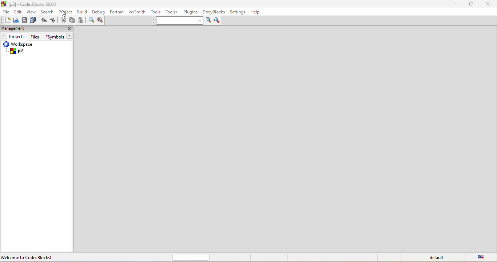  Describe the element at coordinates (67, 12) in the screenshot. I see `project` at that location.